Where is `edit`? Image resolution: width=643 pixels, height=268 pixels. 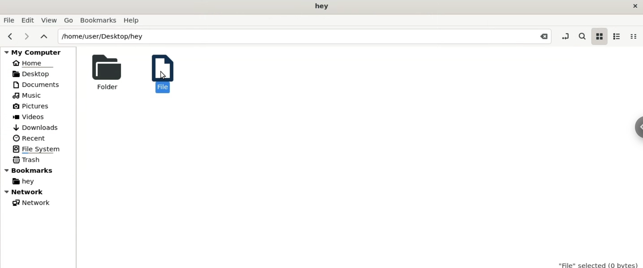 edit is located at coordinates (27, 20).